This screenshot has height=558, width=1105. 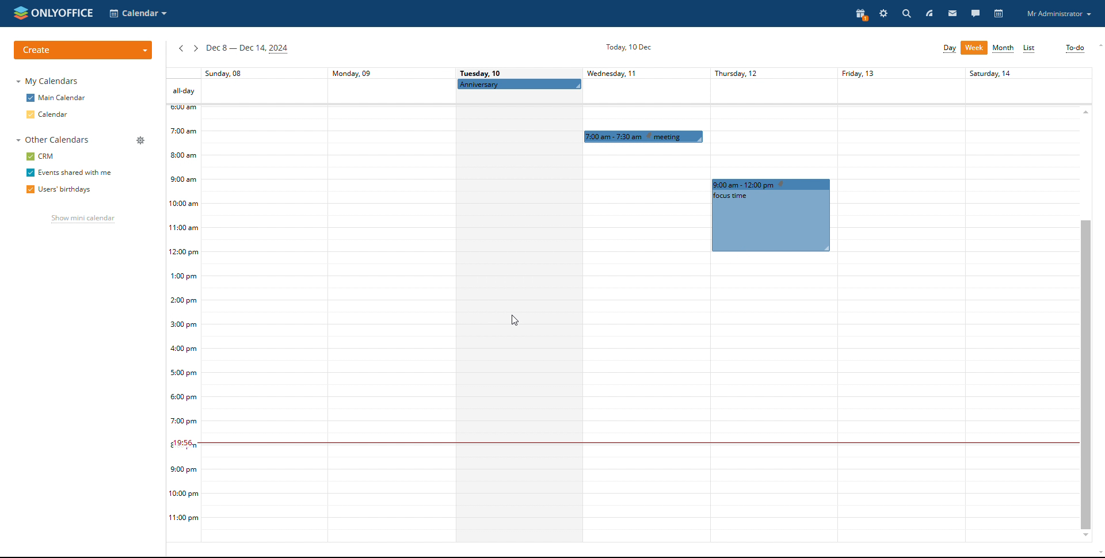 I want to click on to-do, so click(x=1074, y=48).